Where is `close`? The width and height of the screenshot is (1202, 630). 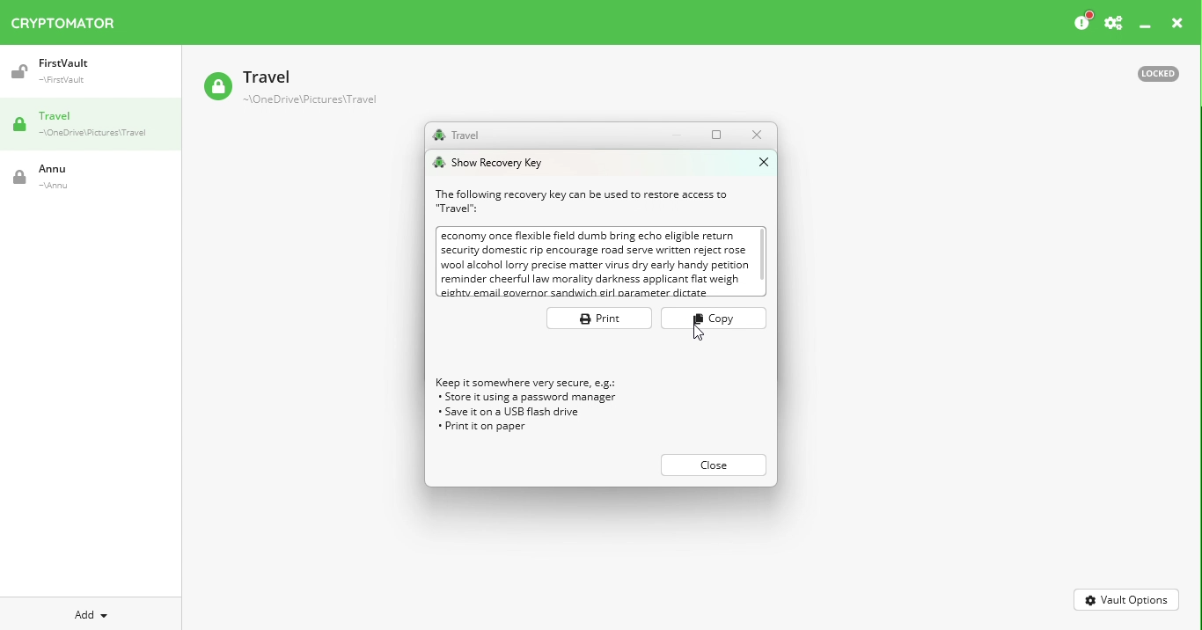
close is located at coordinates (713, 463).